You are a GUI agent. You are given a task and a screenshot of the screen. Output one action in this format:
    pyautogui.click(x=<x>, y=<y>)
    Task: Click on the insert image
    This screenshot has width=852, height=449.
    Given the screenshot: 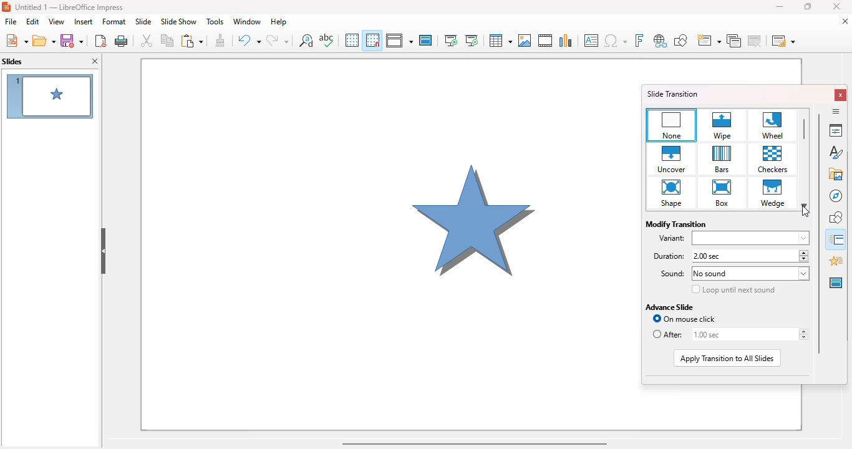 What is the action you would take?
    pyautogui.click(x=526, y=41)
    